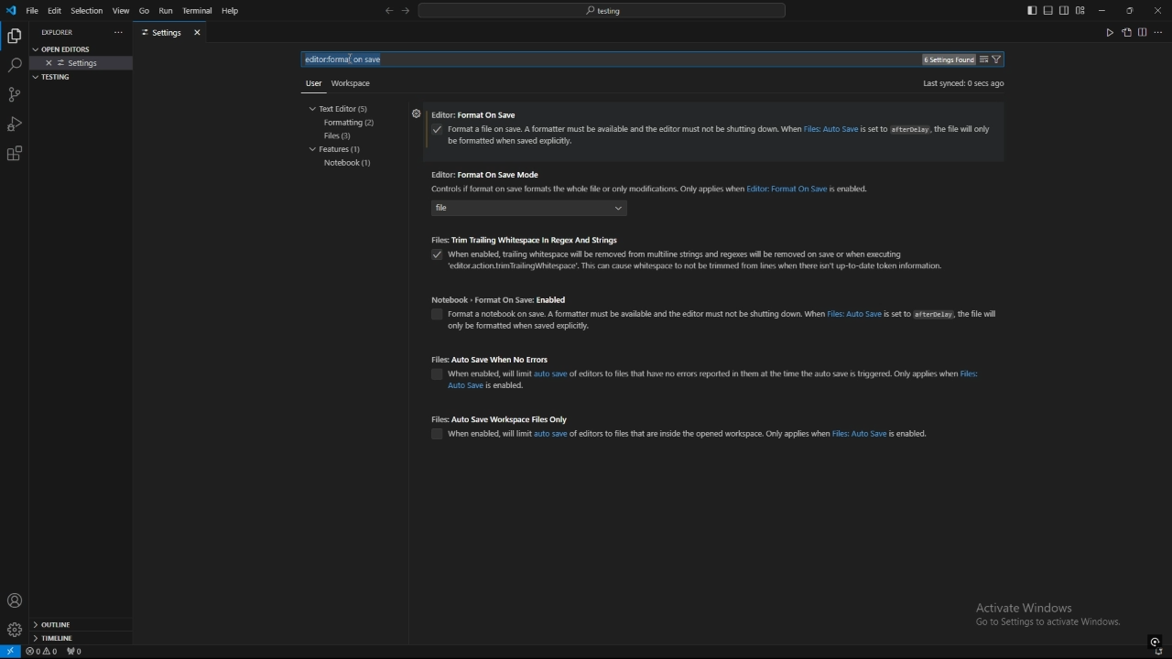 This screenshot has width=1172, height=659. I want to click on editor format on save, so click(712, 116).